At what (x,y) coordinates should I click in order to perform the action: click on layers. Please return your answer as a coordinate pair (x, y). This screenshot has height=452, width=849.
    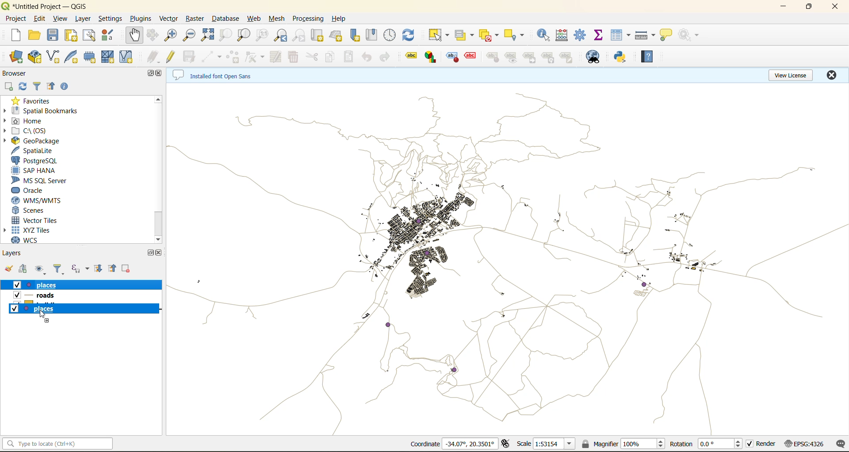
    Looking at the image, I should click on (506, 257).